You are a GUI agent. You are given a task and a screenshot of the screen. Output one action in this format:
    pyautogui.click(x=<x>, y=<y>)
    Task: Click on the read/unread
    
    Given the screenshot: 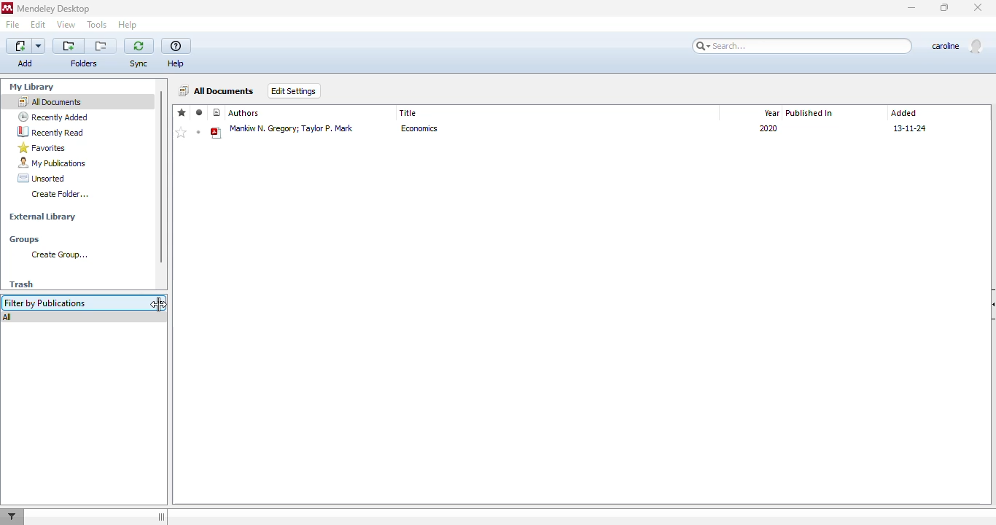 What is the action you would take?
    pyautogui.click(x=199, y=112)
    